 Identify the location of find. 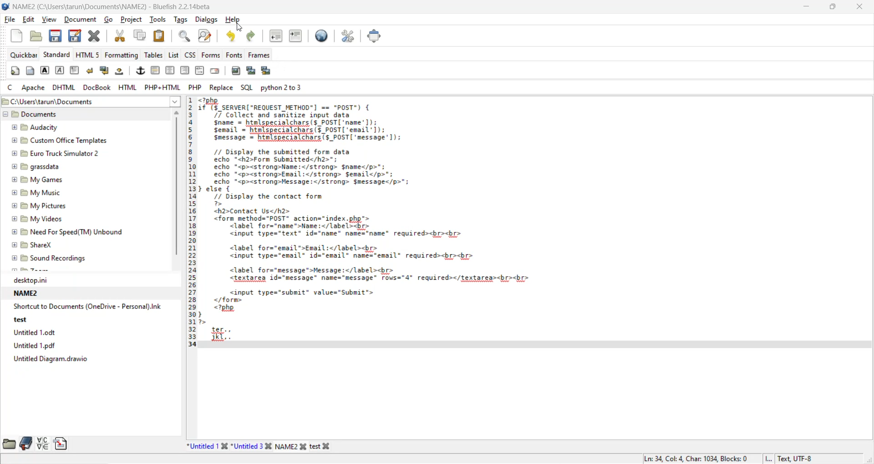
(185, 37).